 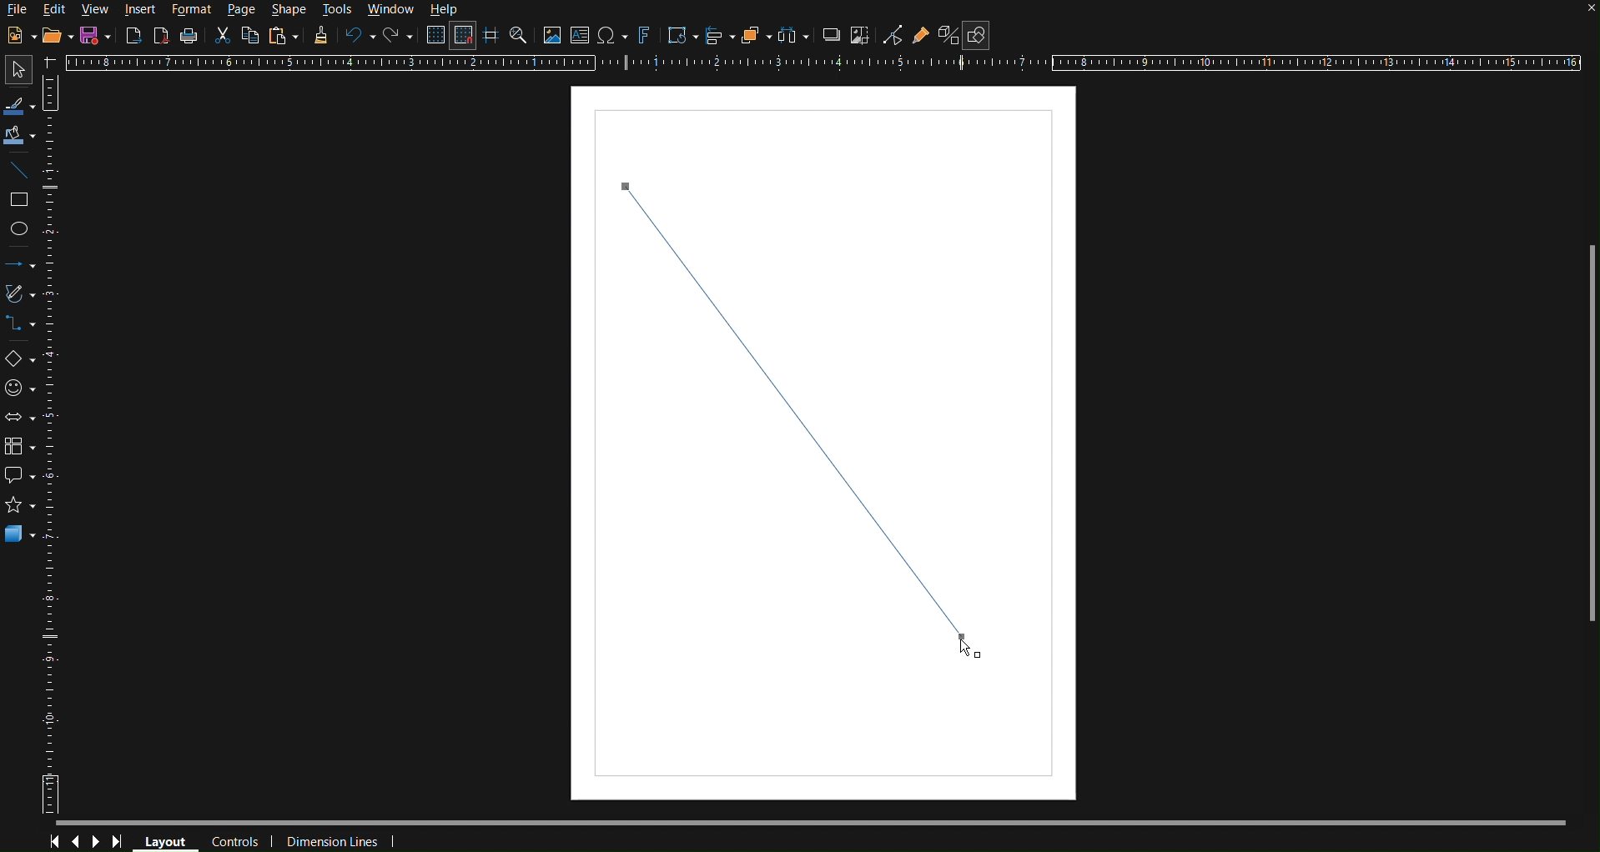 What do you see at coordinates (290, 10) in the screenshot?
I see `Shape` at bounding box center [290, 10].